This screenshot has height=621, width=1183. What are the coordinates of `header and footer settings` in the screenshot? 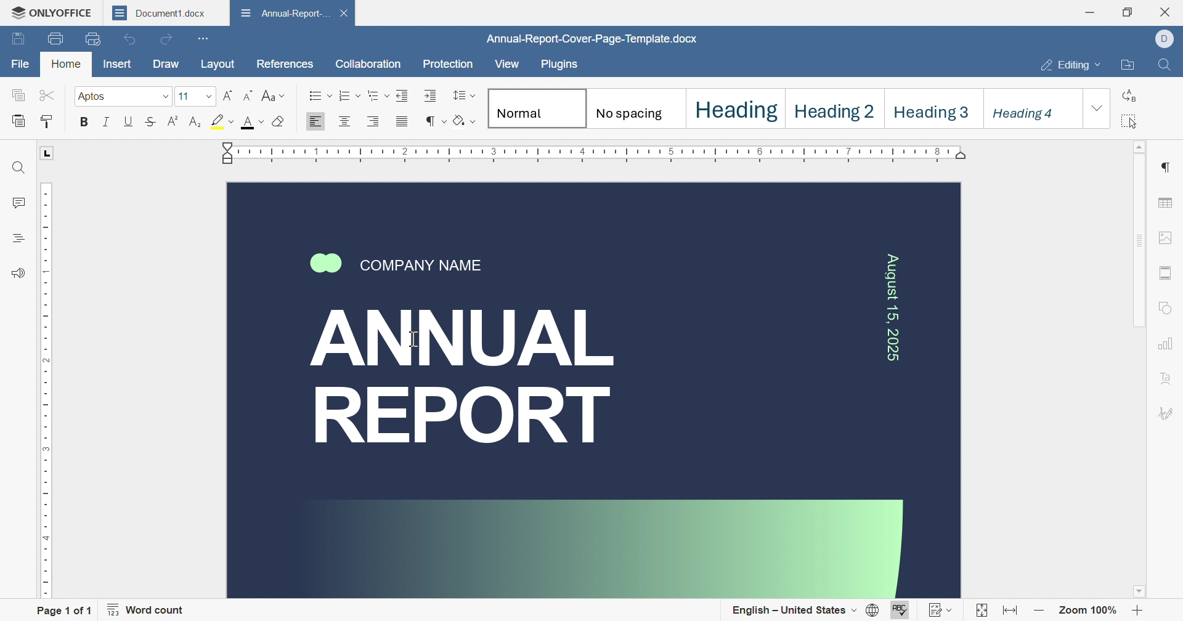 It's located at (1165, 272).